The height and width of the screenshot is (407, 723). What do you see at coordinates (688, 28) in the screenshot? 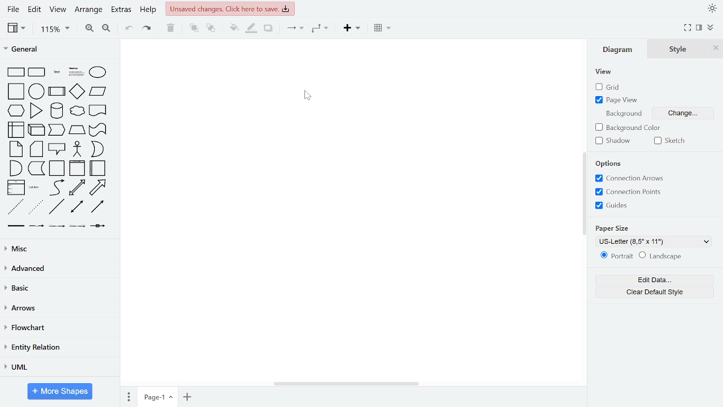
I see `full screen` at bounding box center [688, 28].